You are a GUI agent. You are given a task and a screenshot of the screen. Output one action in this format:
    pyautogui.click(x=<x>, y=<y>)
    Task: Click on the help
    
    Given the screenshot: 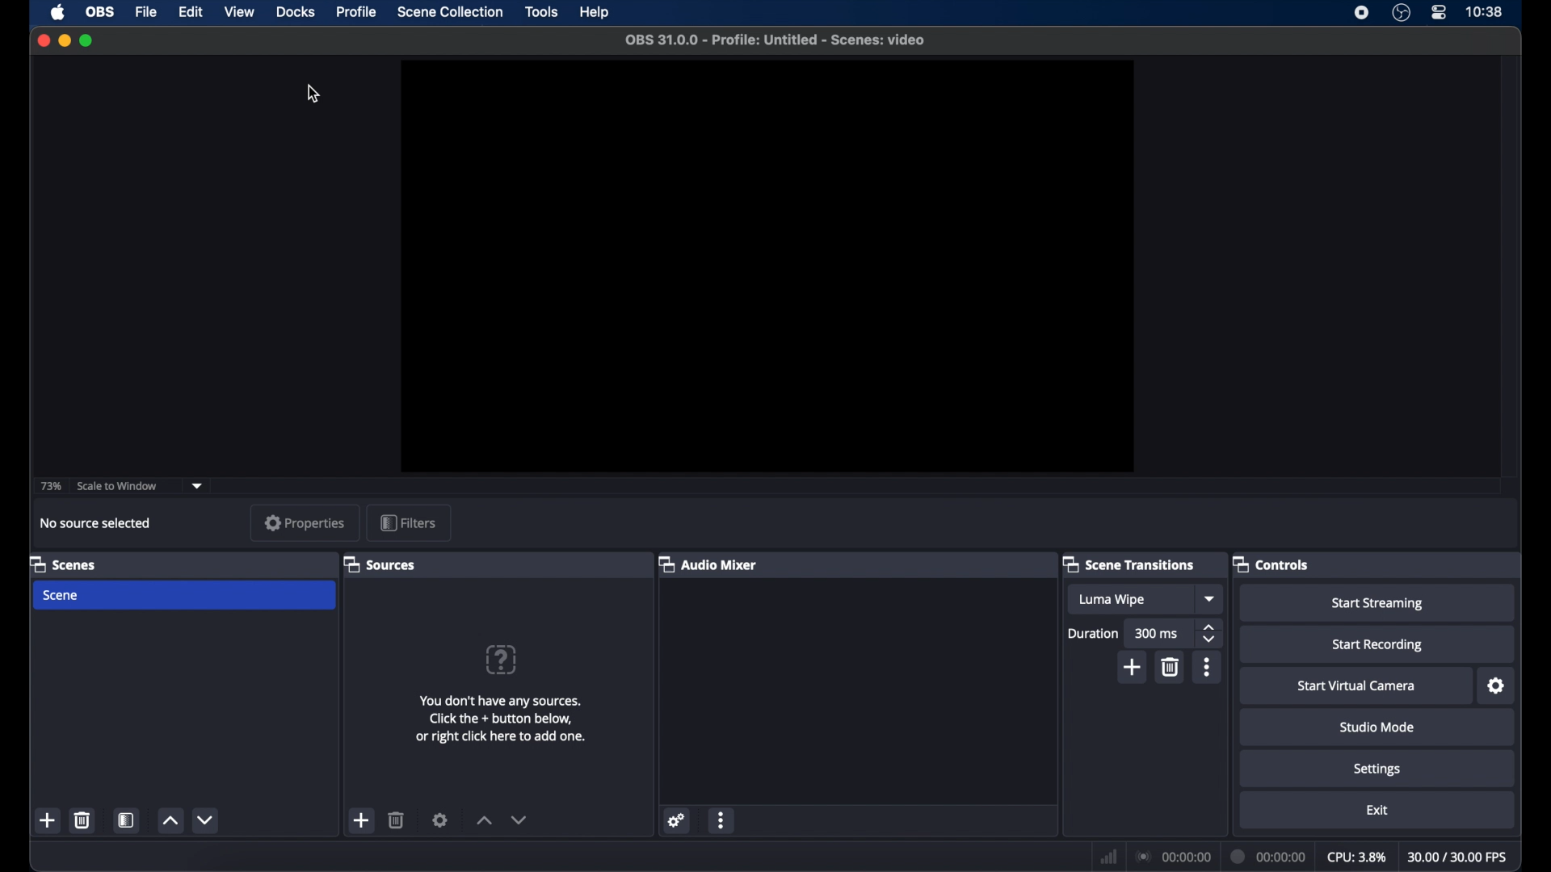 What is the action you would take?
    pyautogui.click(x=500, y=659)
    